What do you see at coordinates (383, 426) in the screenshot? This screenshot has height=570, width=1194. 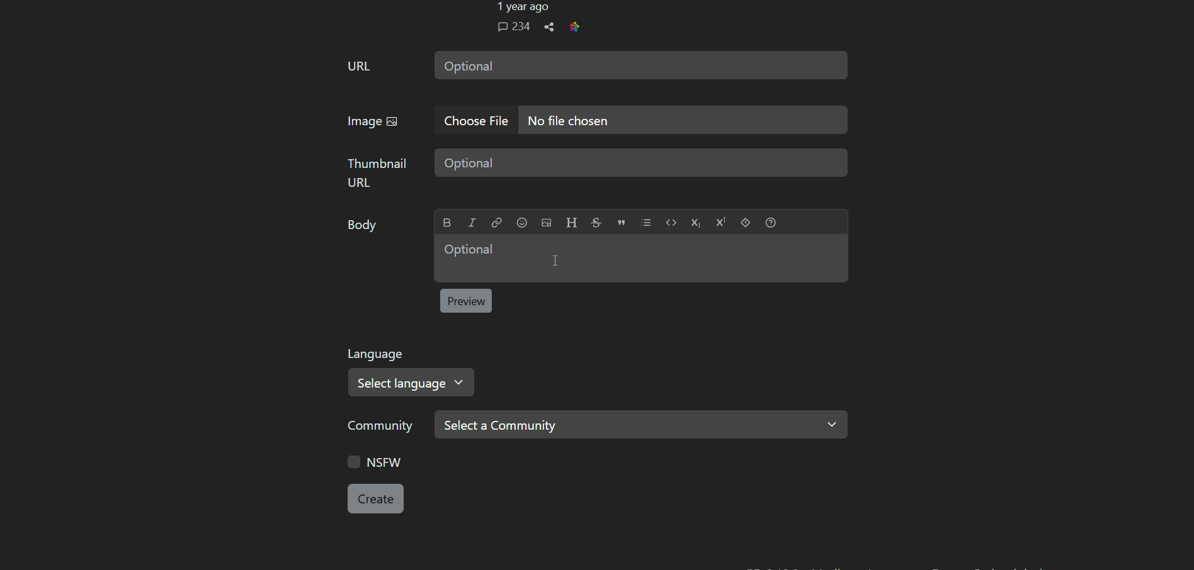 I see `community` at bounding box center [383, 426].